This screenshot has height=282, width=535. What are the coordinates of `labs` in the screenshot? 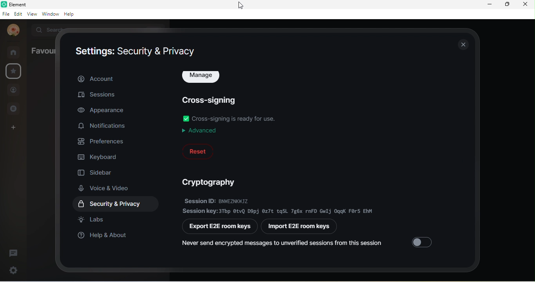 It's located at (93, 220).